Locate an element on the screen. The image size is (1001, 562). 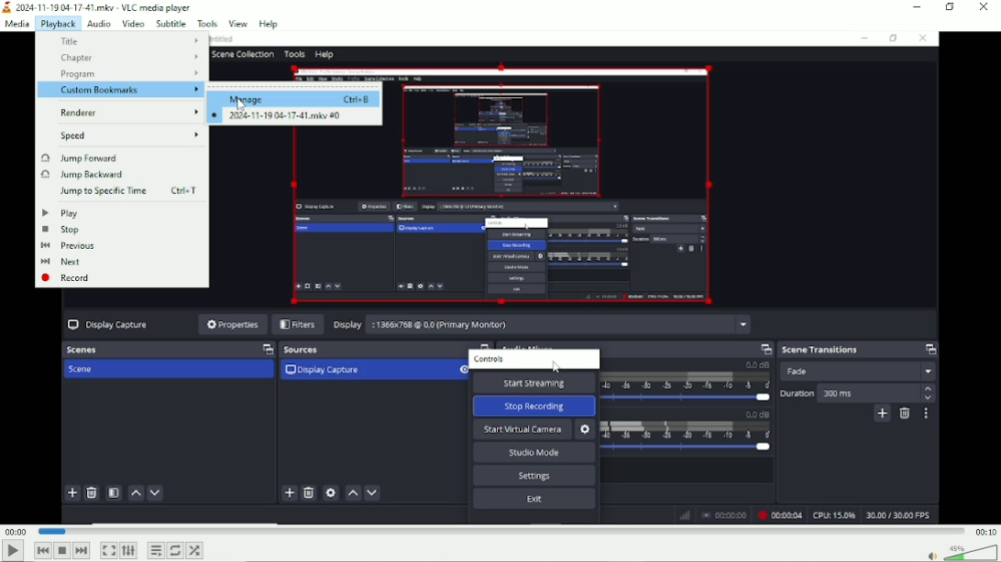
Video is located at coordinates (665, 277).